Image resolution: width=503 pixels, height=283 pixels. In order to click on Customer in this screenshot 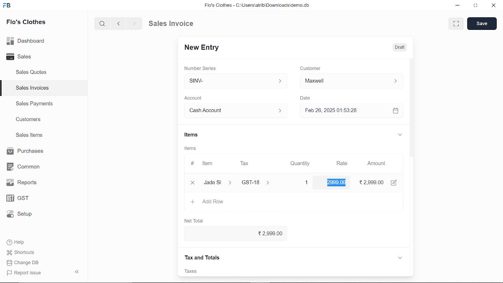, I will do `click(311, 68)`.